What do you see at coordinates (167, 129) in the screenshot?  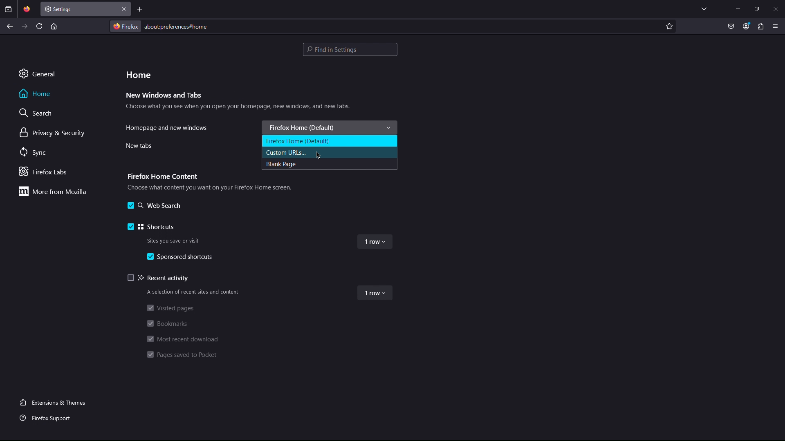 I see `Homepage and new windows` at bounding box center [167, 129].